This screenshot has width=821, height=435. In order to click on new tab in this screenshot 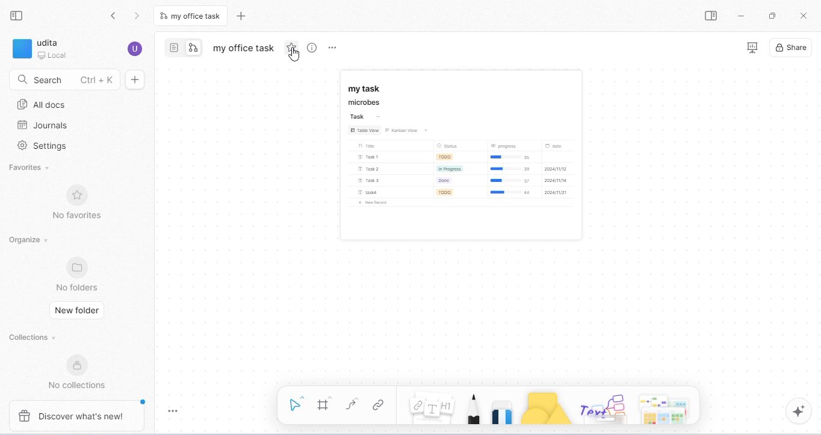, I will do `click(241, 14)`.